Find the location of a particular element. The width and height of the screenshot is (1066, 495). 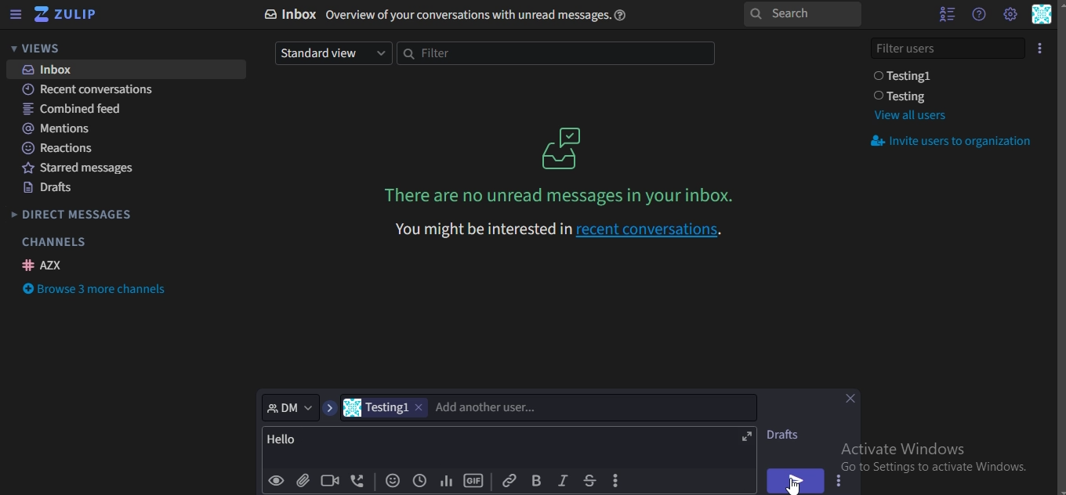

mentions is located at coordinates (60, 128).